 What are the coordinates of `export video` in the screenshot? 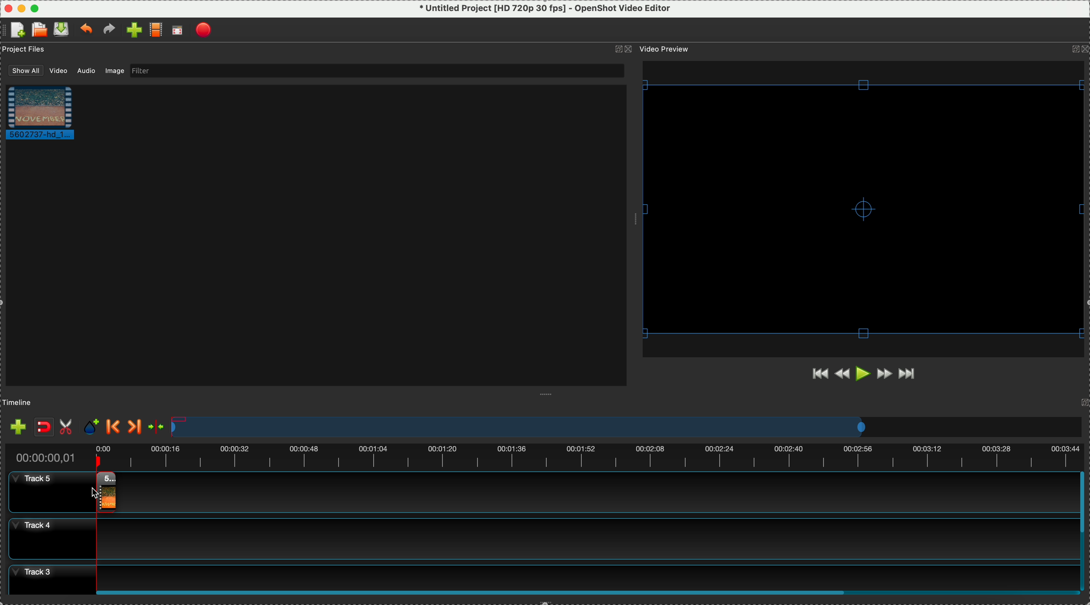 It's located at (205, 30).